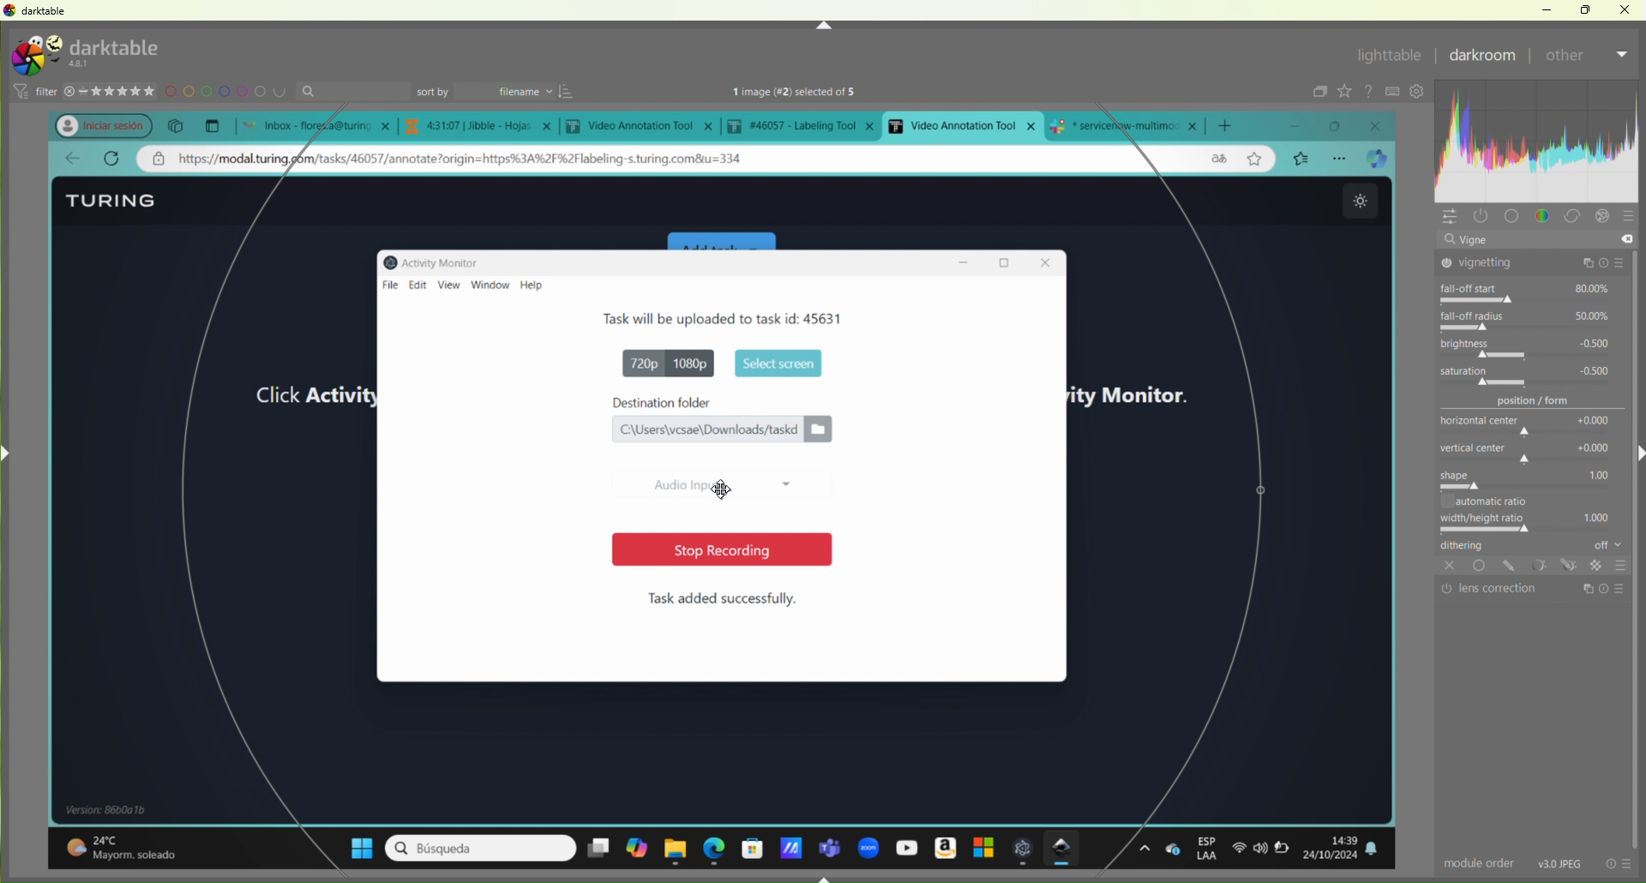  Describe the element at coordinates (1480, 56) in the screenshot. I see `Darkroom` at that location.